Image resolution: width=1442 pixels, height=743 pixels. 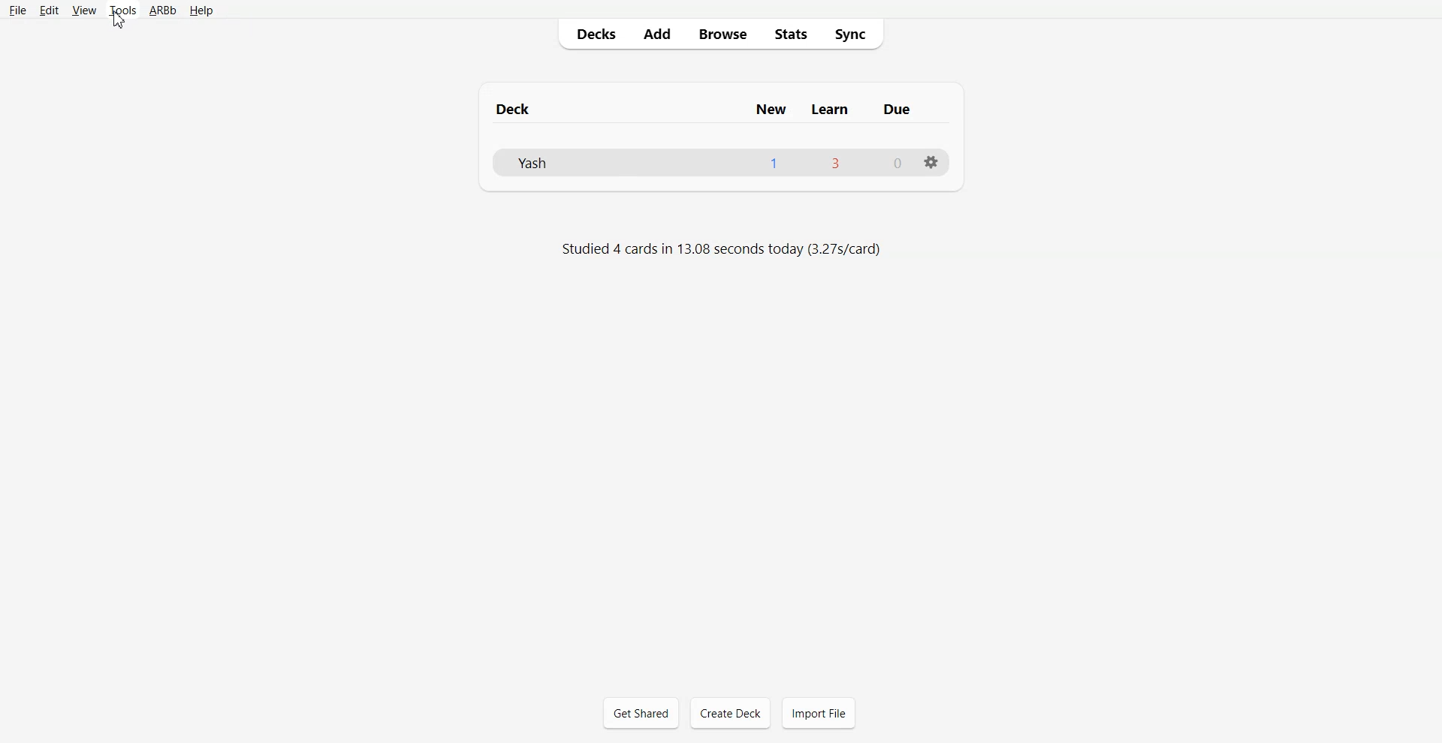 I want to click on Decks , so click(x=593, y=33).